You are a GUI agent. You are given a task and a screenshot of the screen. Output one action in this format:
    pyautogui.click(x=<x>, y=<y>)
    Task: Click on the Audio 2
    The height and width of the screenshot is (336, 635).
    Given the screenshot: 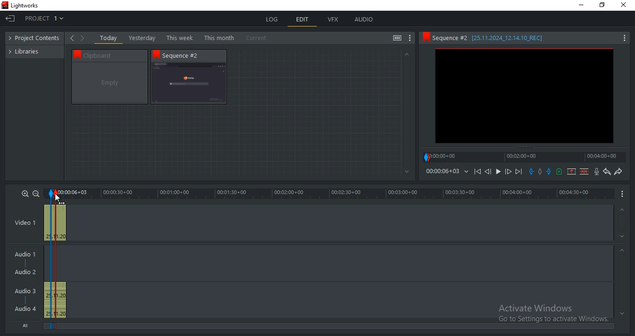 What is the action you would take?
    pyautogui.click(x=25, y=272)
    